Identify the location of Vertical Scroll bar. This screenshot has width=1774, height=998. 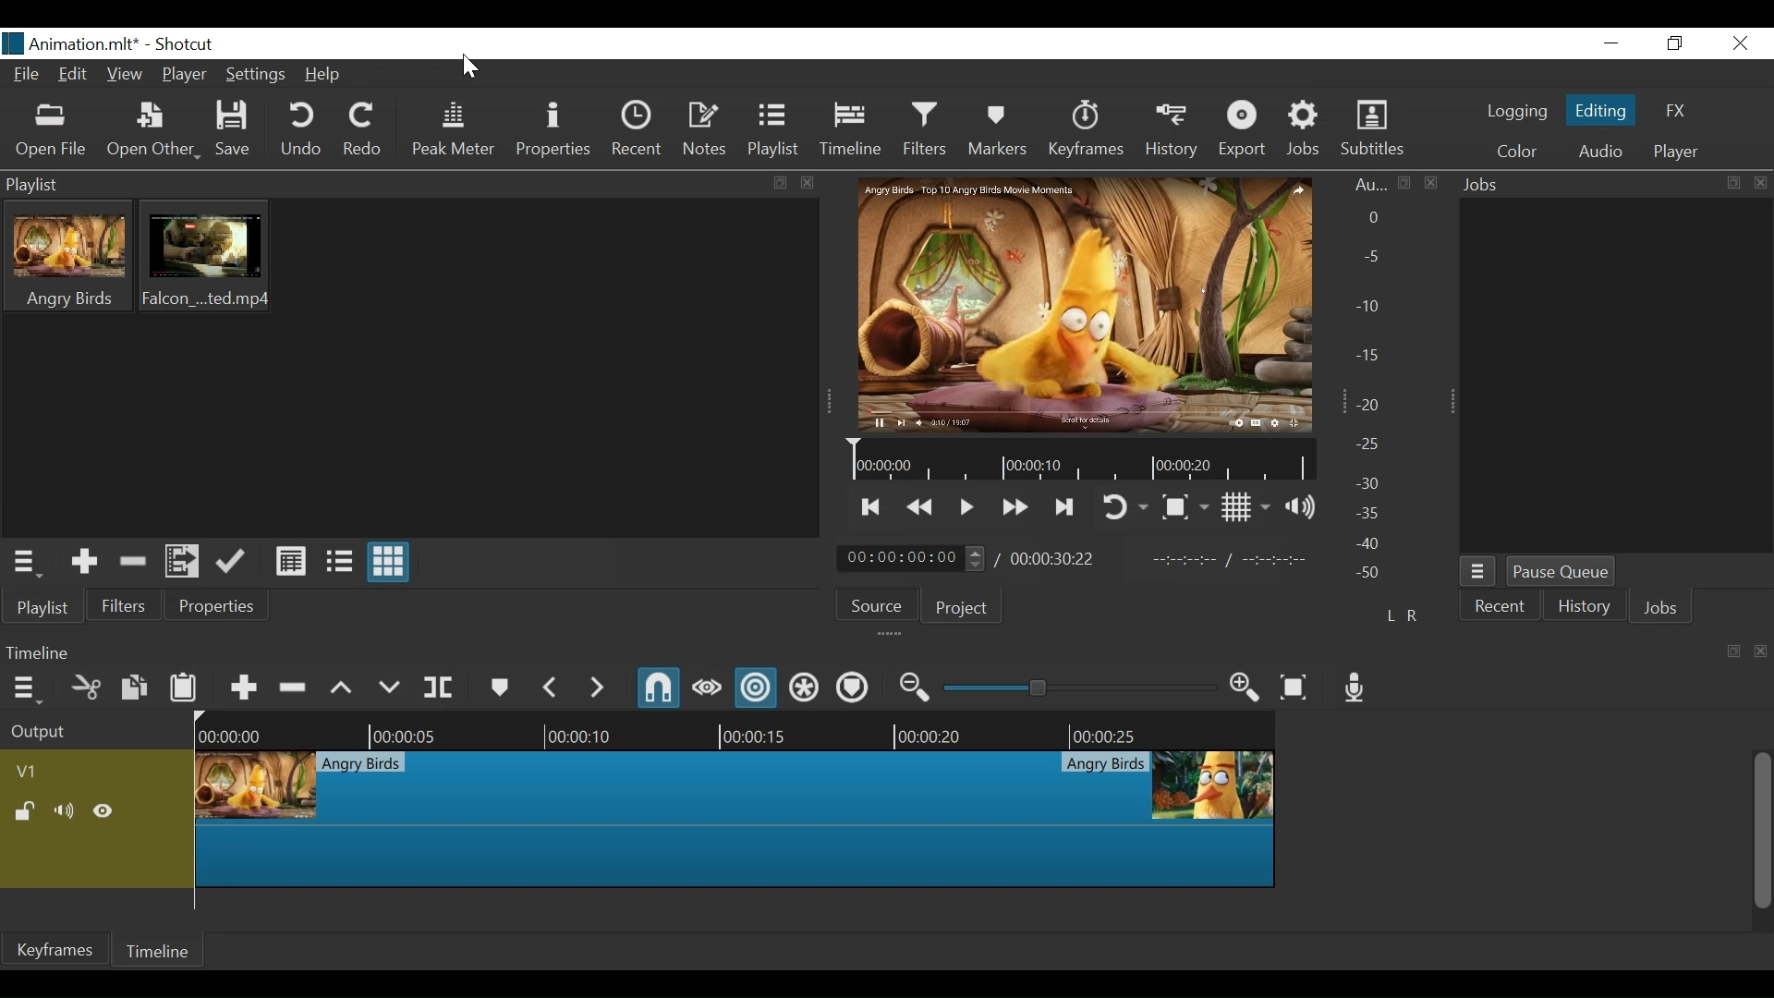
(1763, 832).